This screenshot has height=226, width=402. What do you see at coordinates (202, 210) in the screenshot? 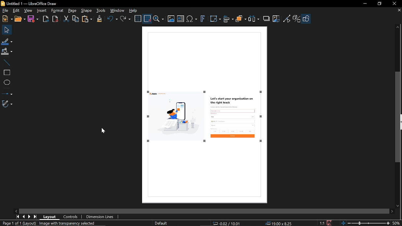
I see `horizontal slider` at bounding box center [202, 210].